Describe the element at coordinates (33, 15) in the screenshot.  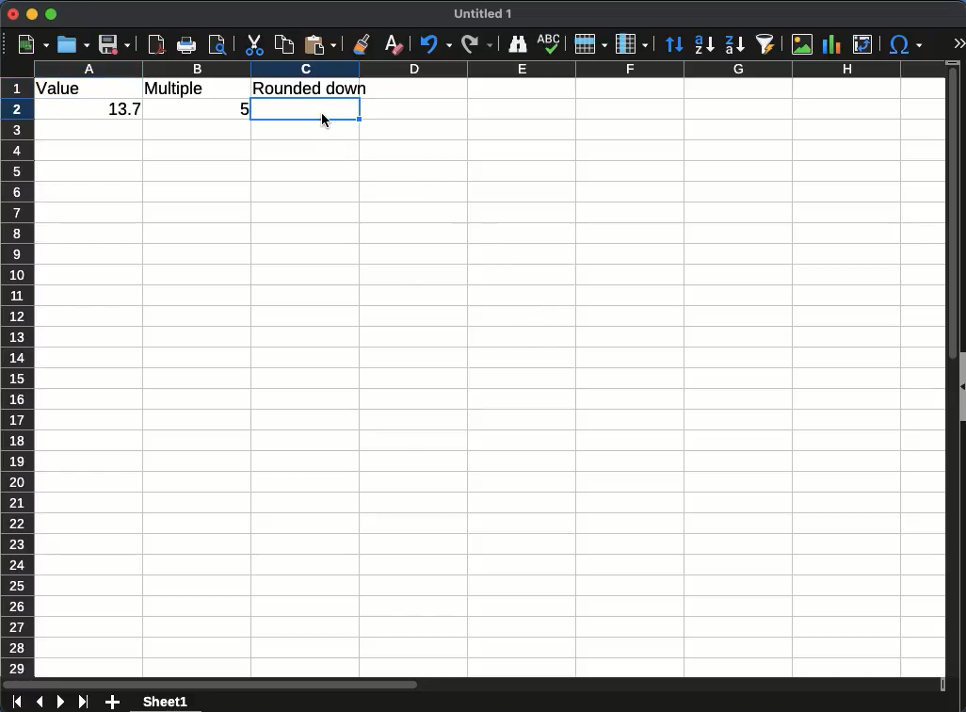
I see `minimize` at that location.